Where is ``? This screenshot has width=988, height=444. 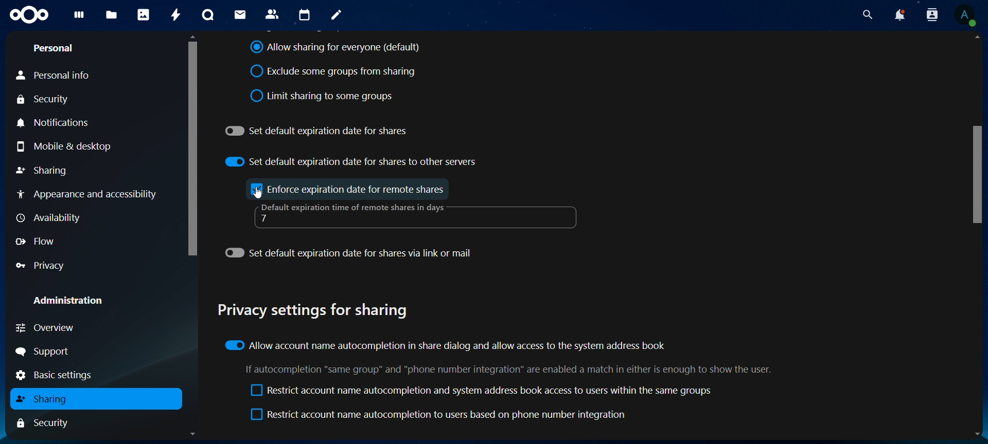
 is located at coordinates (256, 189).